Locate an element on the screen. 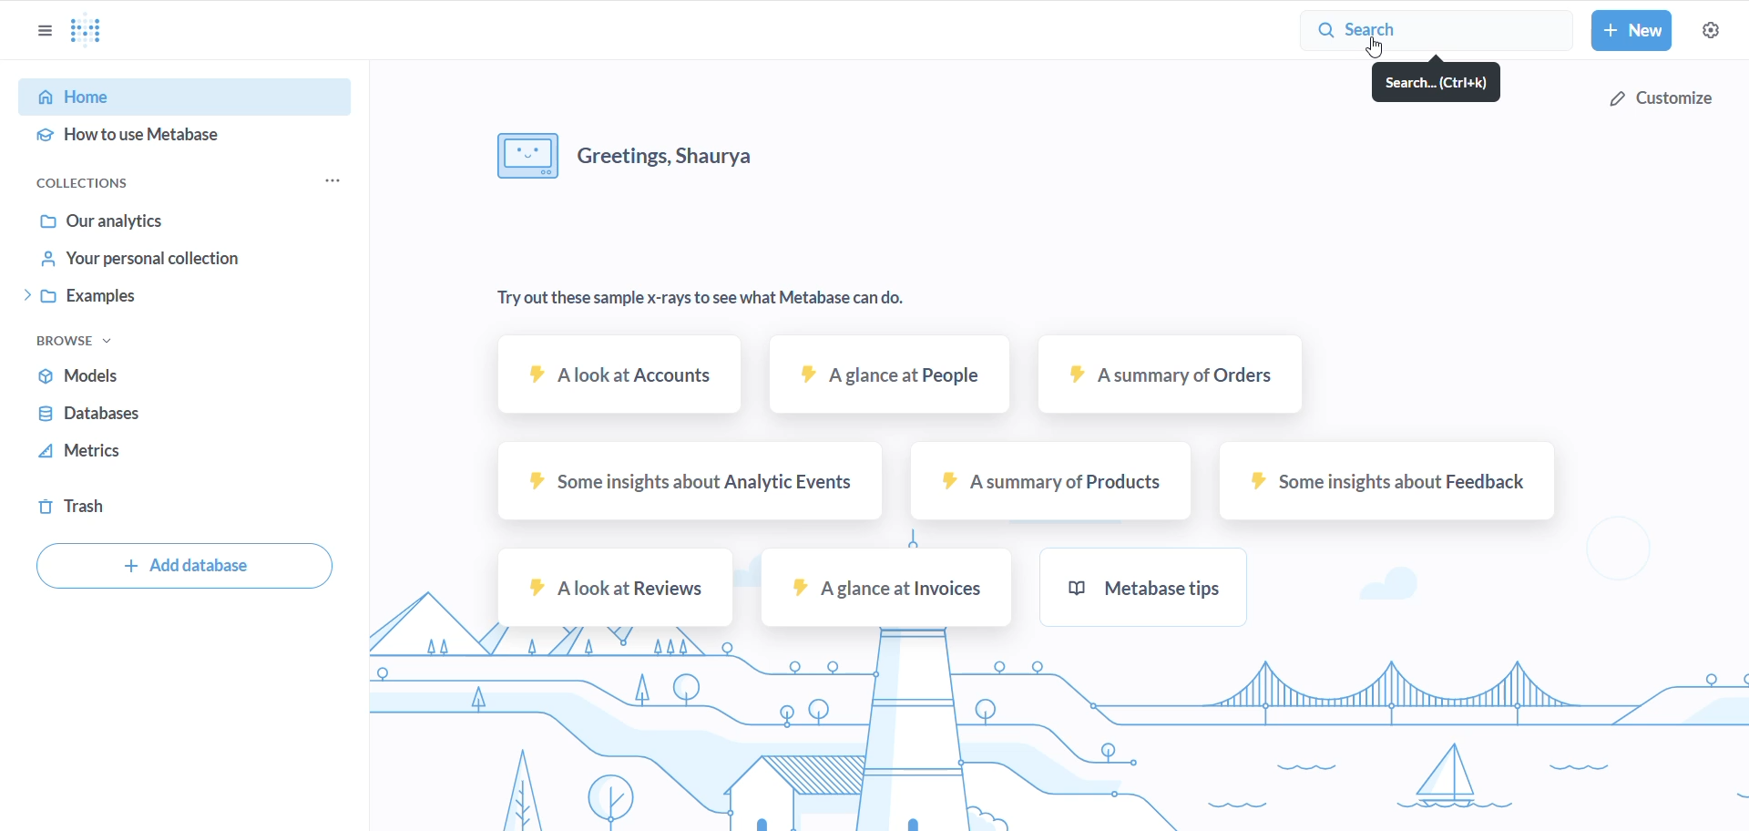  some insights about analytic events sample is located at coordinates (680, 483).